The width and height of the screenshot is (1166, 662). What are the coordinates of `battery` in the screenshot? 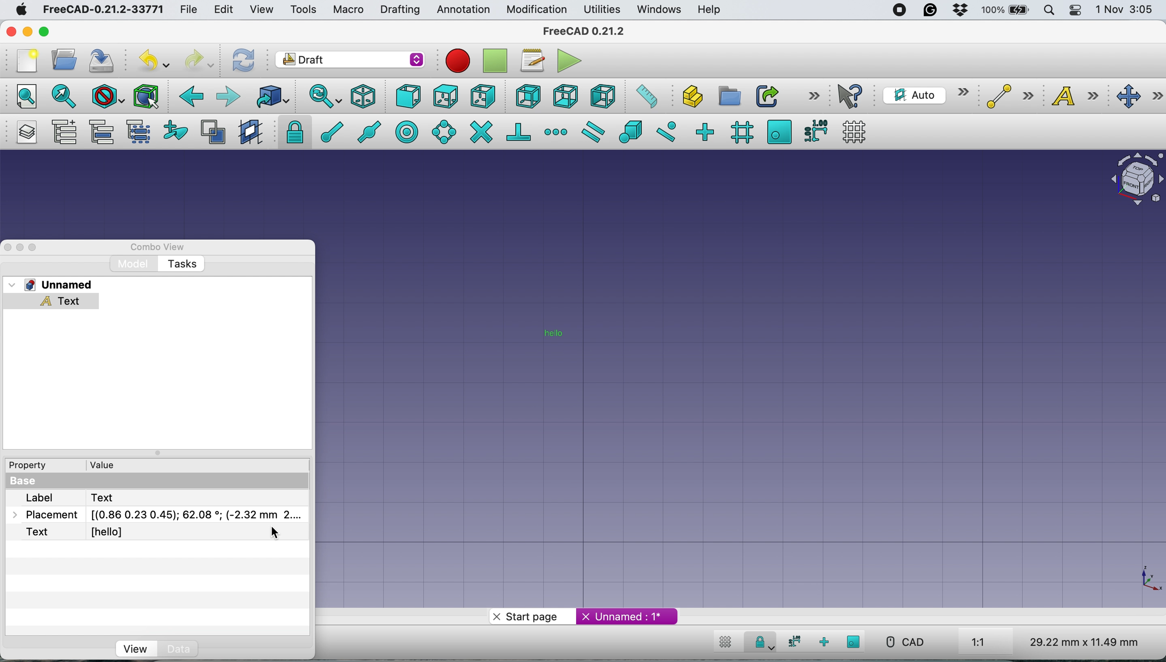 It's located at (1004, 10).